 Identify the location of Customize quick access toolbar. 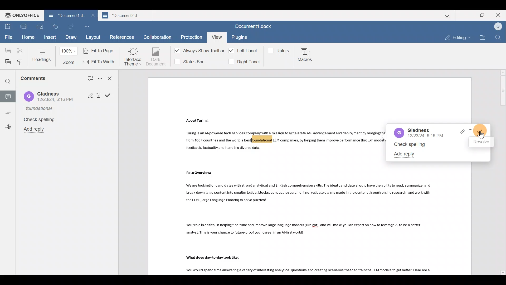
(89, 27).